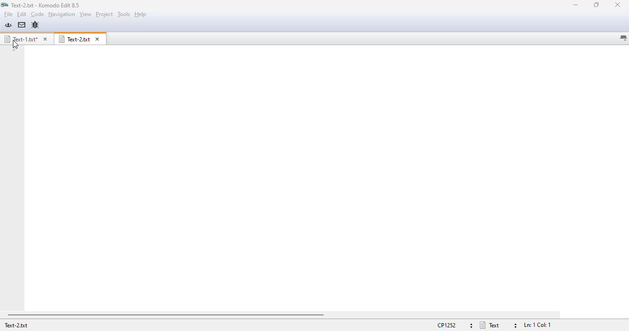 The image size is (629, 331). What do you see at coordinates (596, 5) in the screenshot?
I see `maximize` at bounding box center [596, 5].